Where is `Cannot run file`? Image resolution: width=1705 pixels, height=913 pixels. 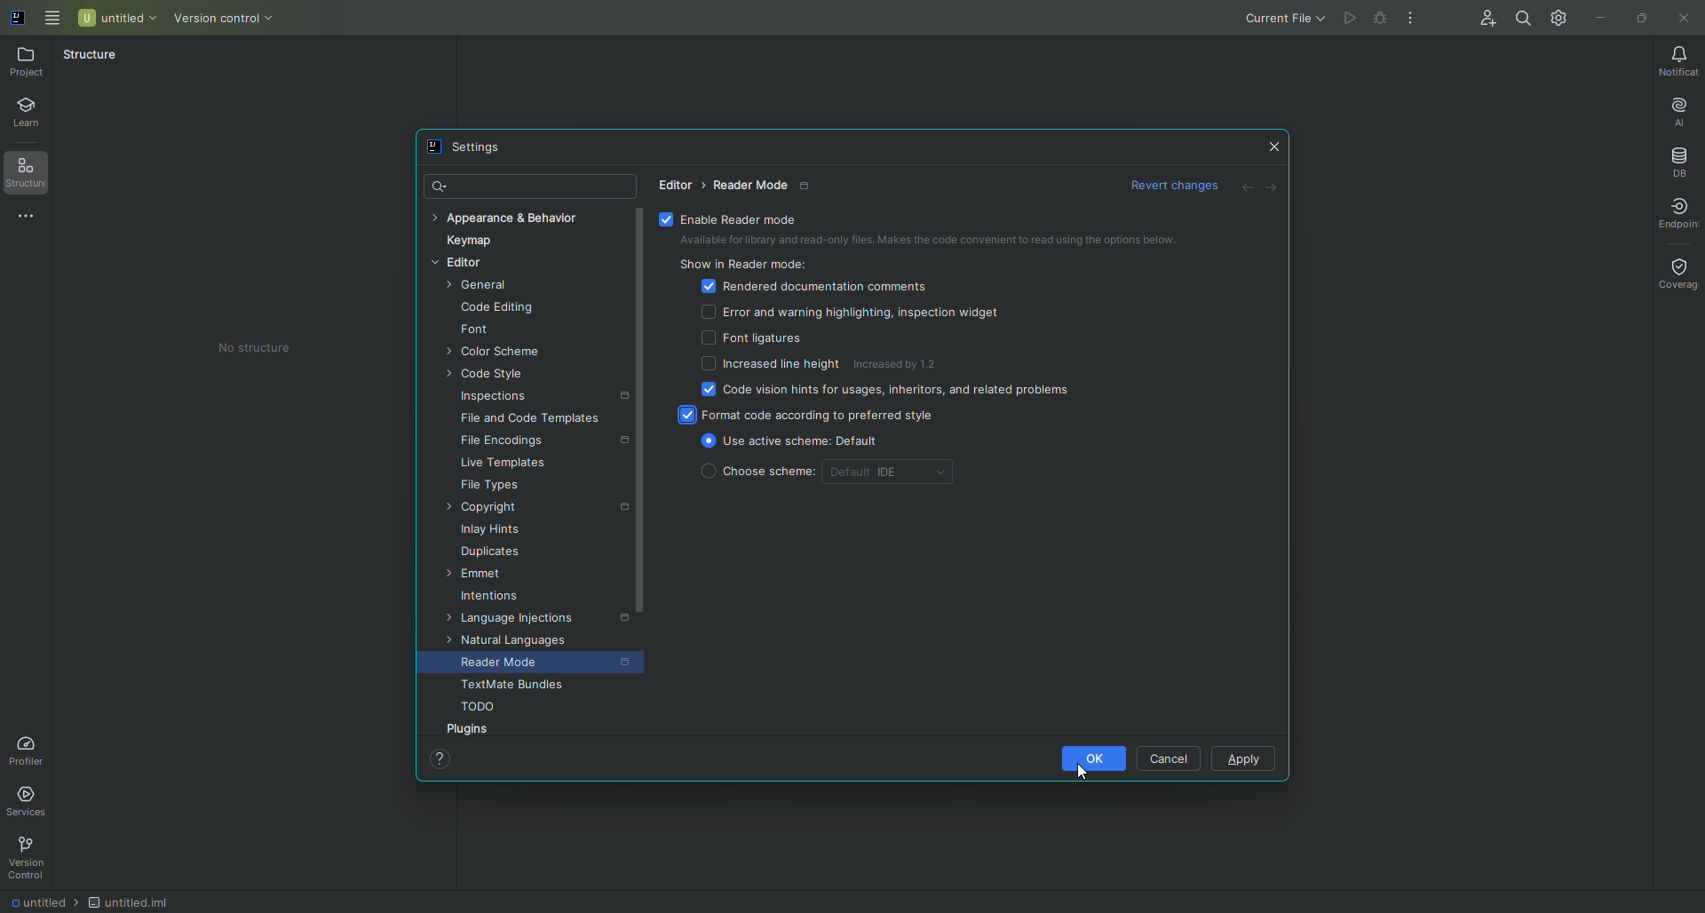
Cannot run file is located at coordinates (1349, 18).